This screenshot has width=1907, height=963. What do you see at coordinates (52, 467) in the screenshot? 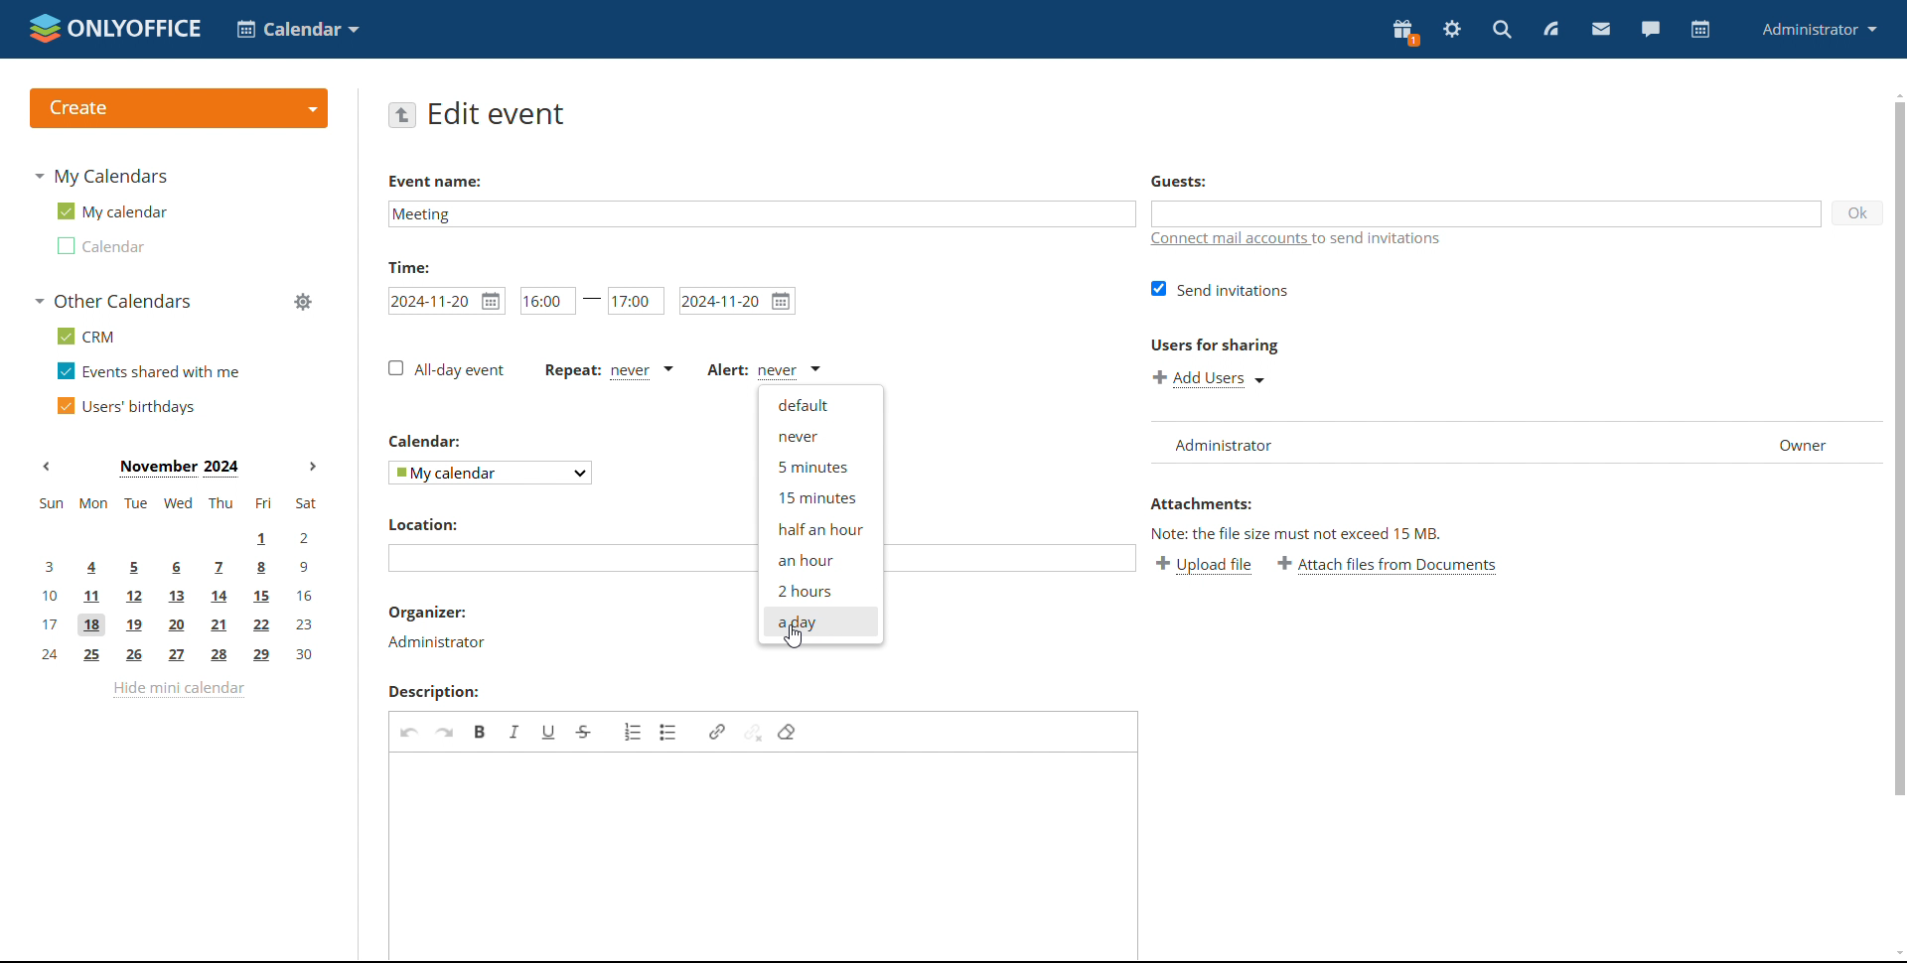
I see `previous month` at bounding box center [52, 467].